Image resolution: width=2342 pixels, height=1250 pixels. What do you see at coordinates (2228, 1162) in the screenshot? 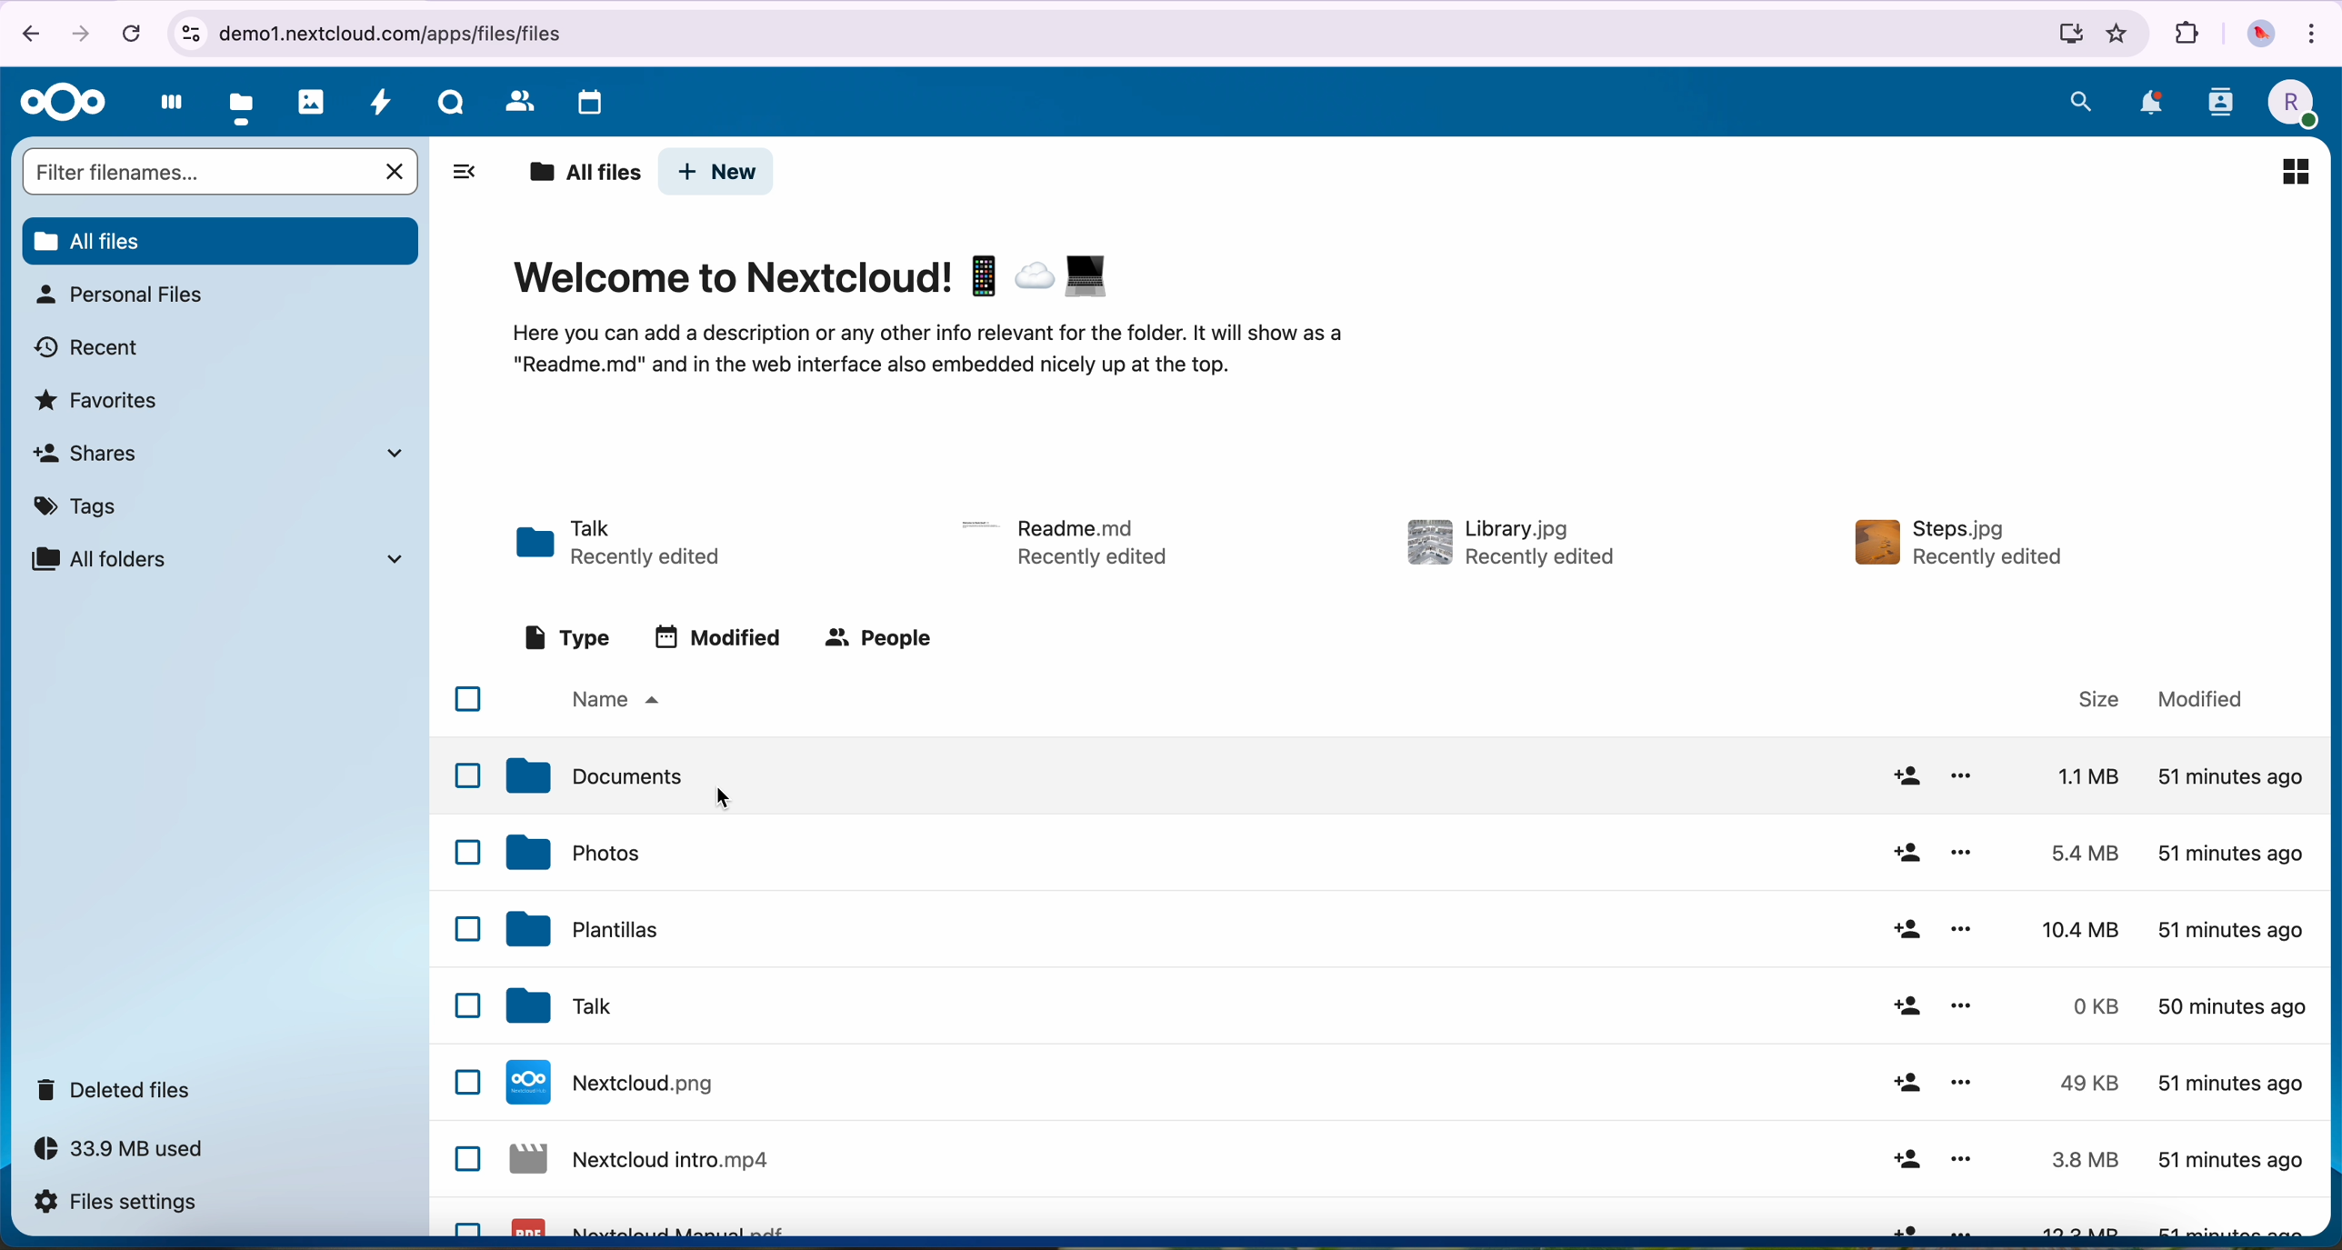
I see `modified` at bounding box center [2228, 1162].